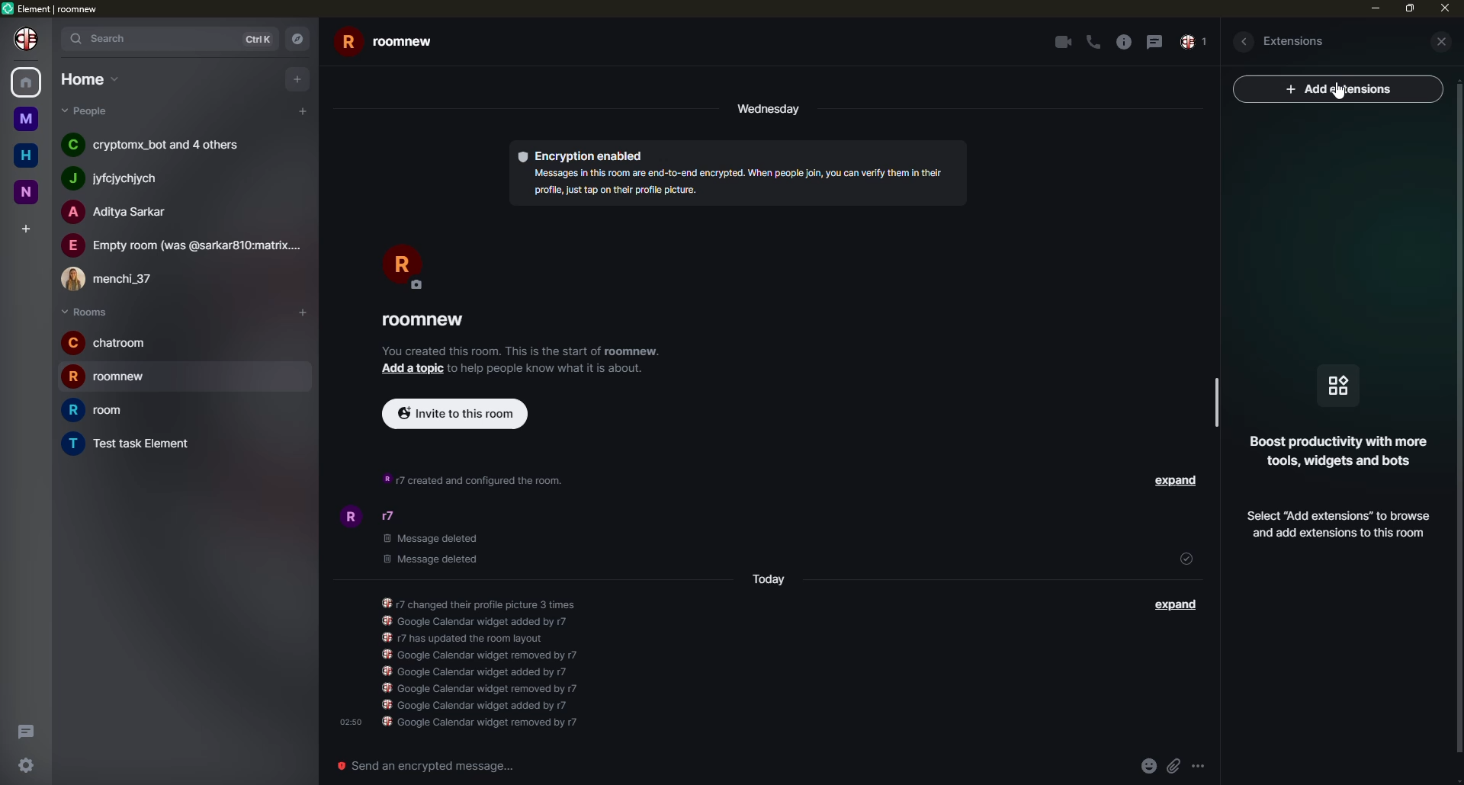  What do you see at coordinates (432, 549) in the screenshot?
I see `deleted` at bounding box center [432, 549].